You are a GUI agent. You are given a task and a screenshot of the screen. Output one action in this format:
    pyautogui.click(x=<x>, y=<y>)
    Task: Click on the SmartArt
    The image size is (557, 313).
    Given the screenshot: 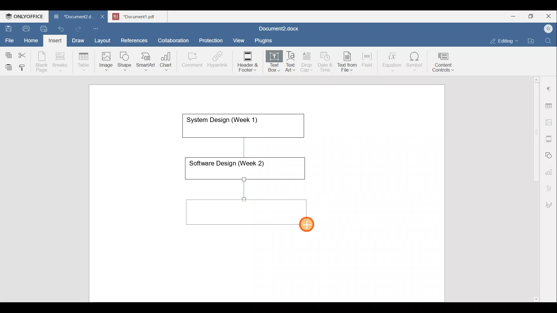 What is the action you would take?
    pyautogui.click(x=145, y=60)
    